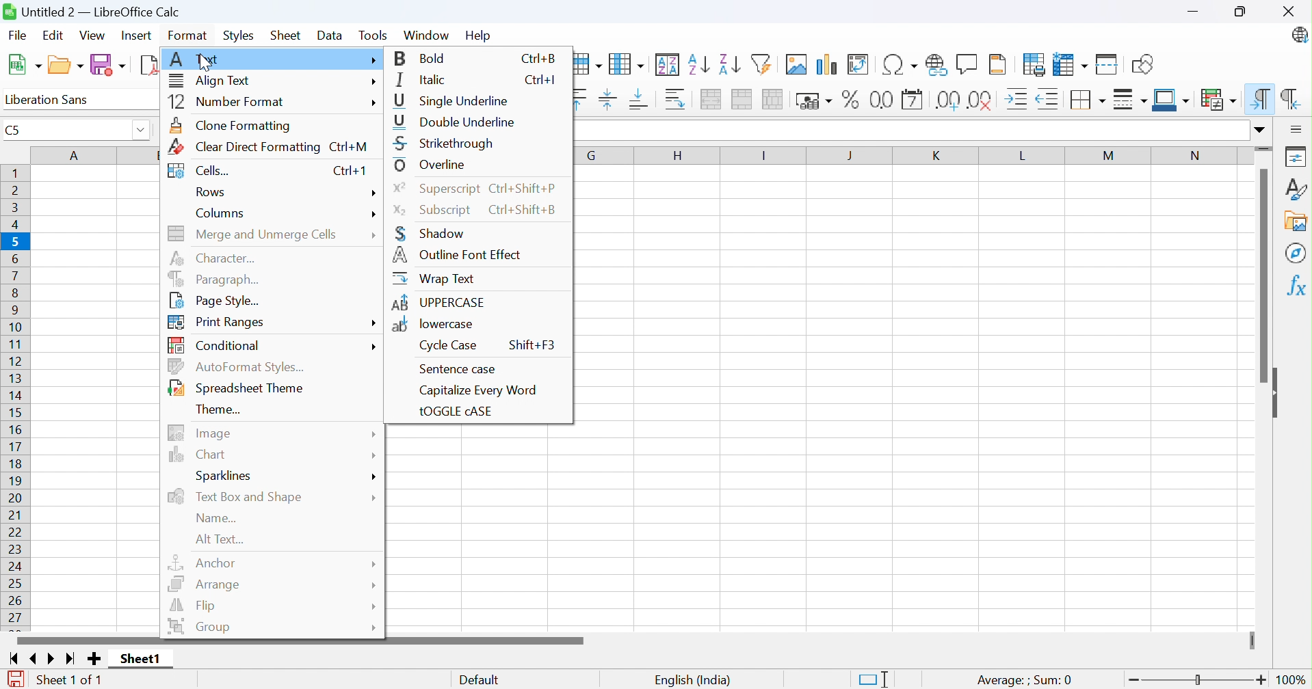 This screenshot has width=1312, height=689. What do you see at coordinates (221, 539) in the screenshot?
I see `Alt text` at bounding box center [221, 539].